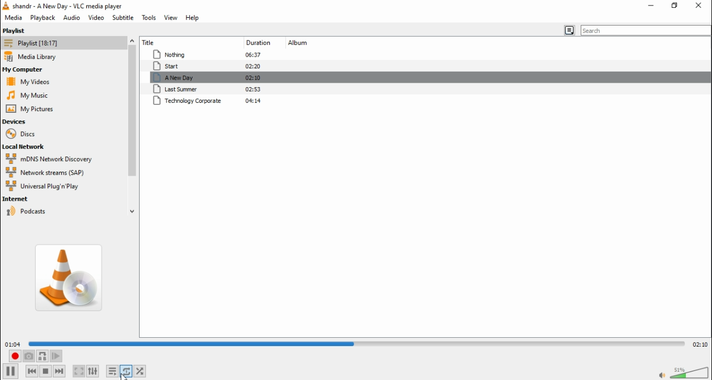 The height and width of the screenshot is (380, 712). What do you see at coordinates (42, 187) in the screenshot?
I see `universal plug 'n play` at bounding box center [42, 187].